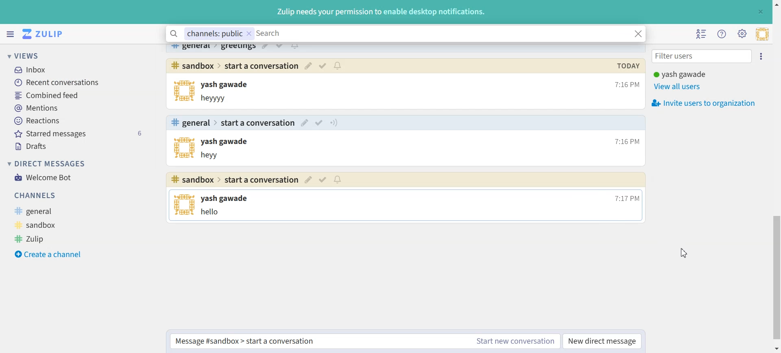 This screenshot has height=353, width=781. What do you see at coordinates (81, 120) in the screenshot?
I see `Reactions` at bounding box center [81, 120].